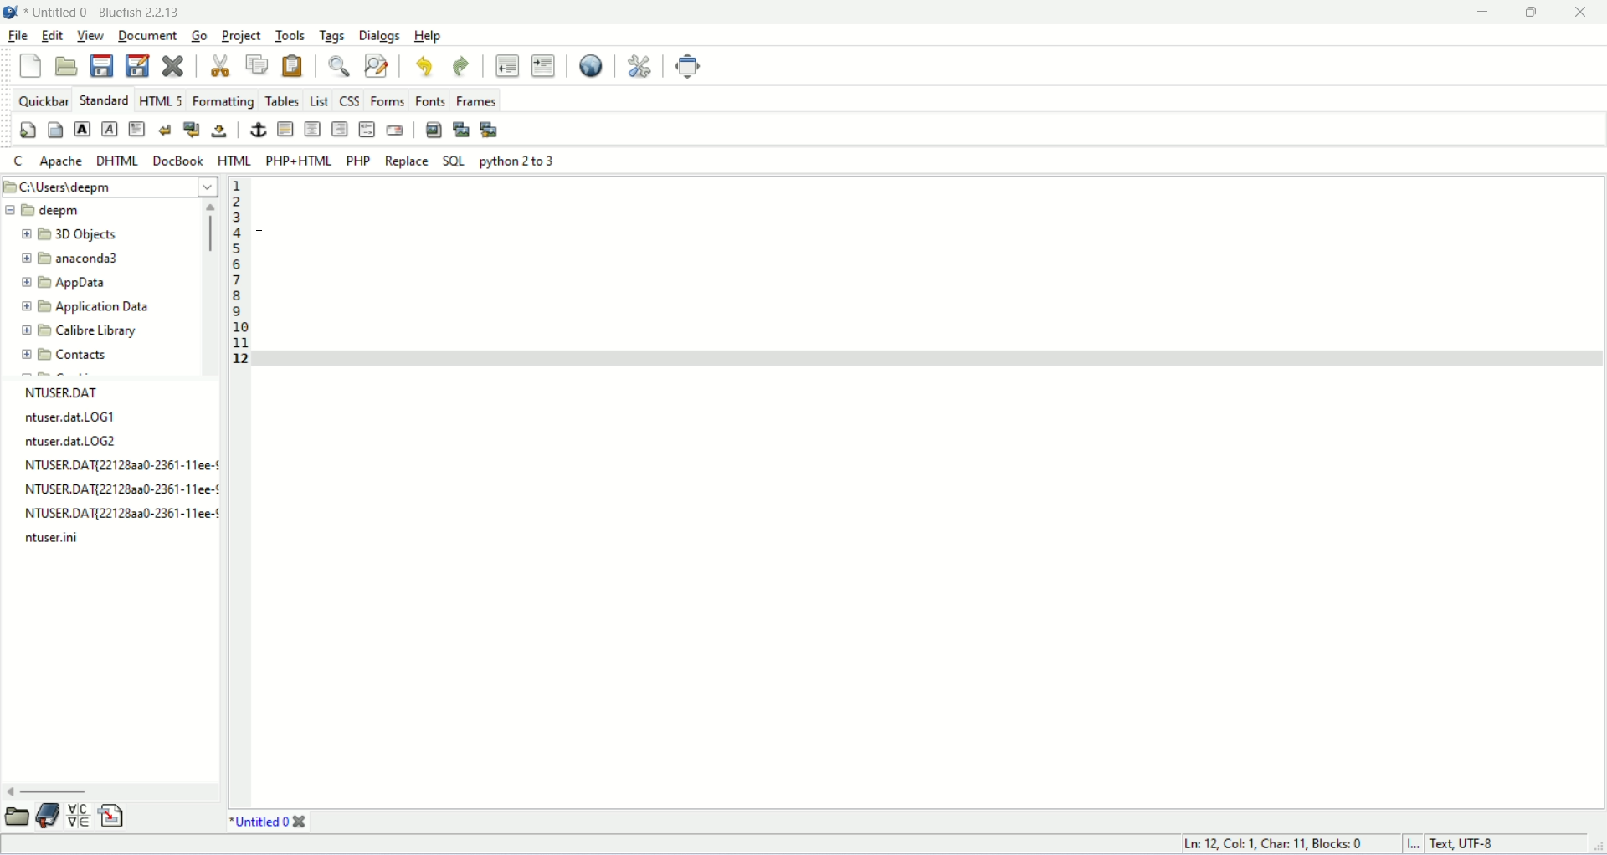 This screenshot has height=855, width=1607. I want to click on go, so click(199, 37).